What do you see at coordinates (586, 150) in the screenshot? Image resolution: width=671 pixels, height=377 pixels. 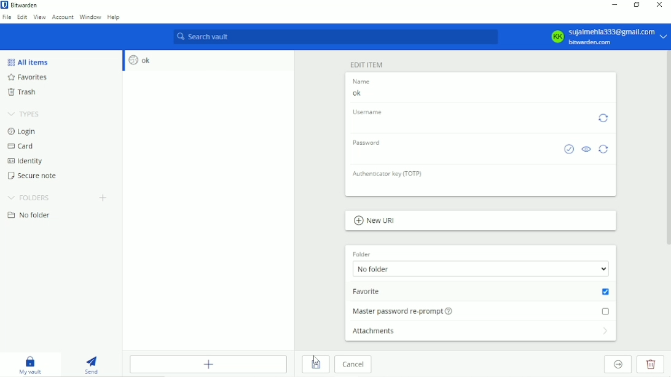 I see `Toggle visibility` at bounding box center [586, 150].